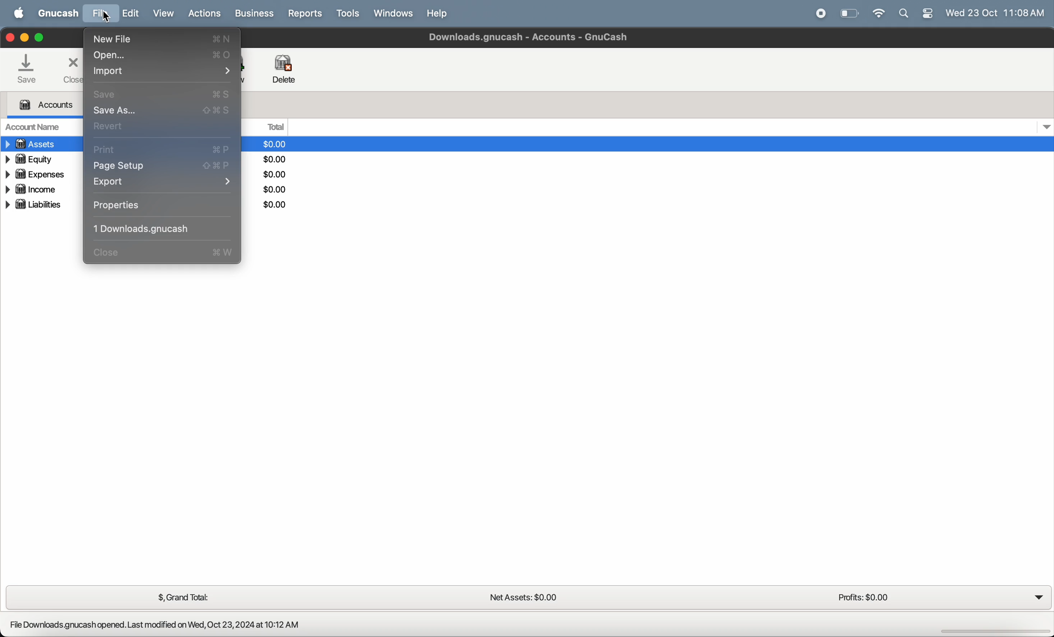 Image resolution: width=1054 pixels, height=637 pixels. What do you see at coordinates (10, 36) in the screenshot?
I see `closing window` at bounding box center [10, 36].